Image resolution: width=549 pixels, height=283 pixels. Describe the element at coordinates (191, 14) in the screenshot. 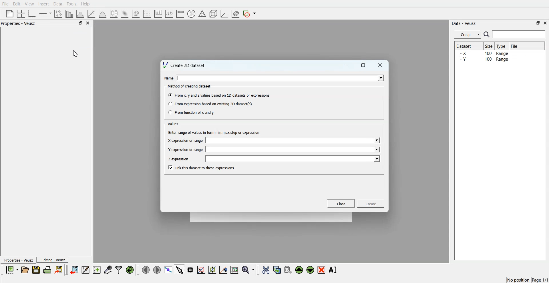

I see `Polar Graph` at that location.